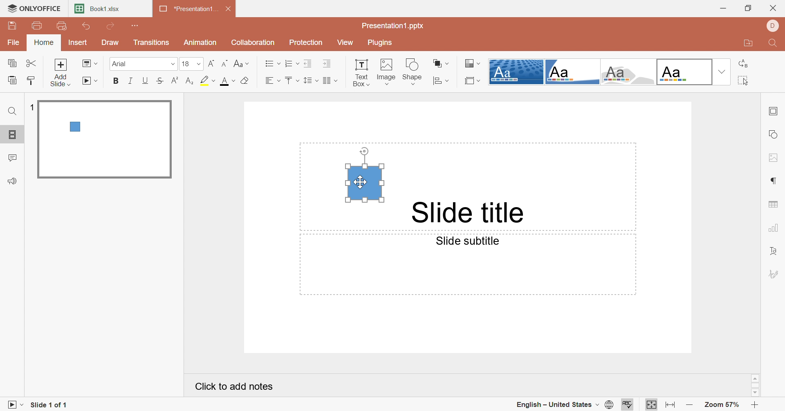 Image resolution: width=785 pixels, height=411 pixels. I want to click on Bullets, so click(273, 64).